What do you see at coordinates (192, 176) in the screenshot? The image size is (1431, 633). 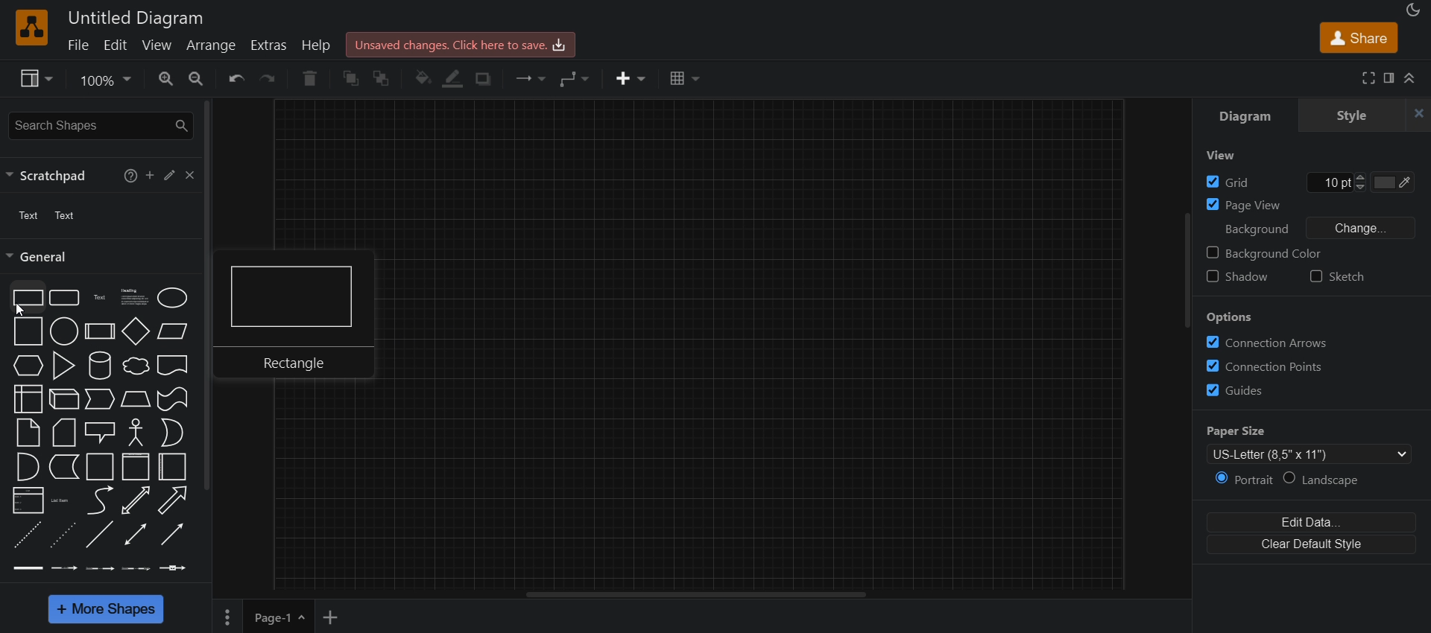 I see `close` at bounding box center [192, 176].